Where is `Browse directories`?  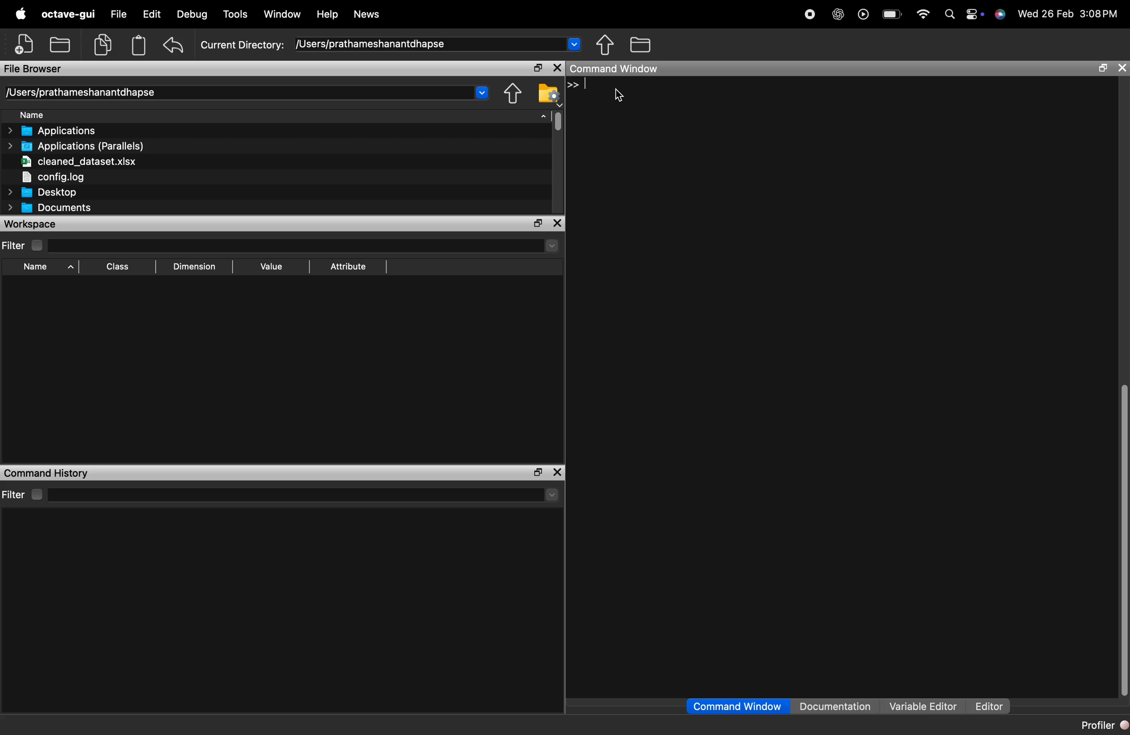
Browse directories is located at coordinates (547, 94).